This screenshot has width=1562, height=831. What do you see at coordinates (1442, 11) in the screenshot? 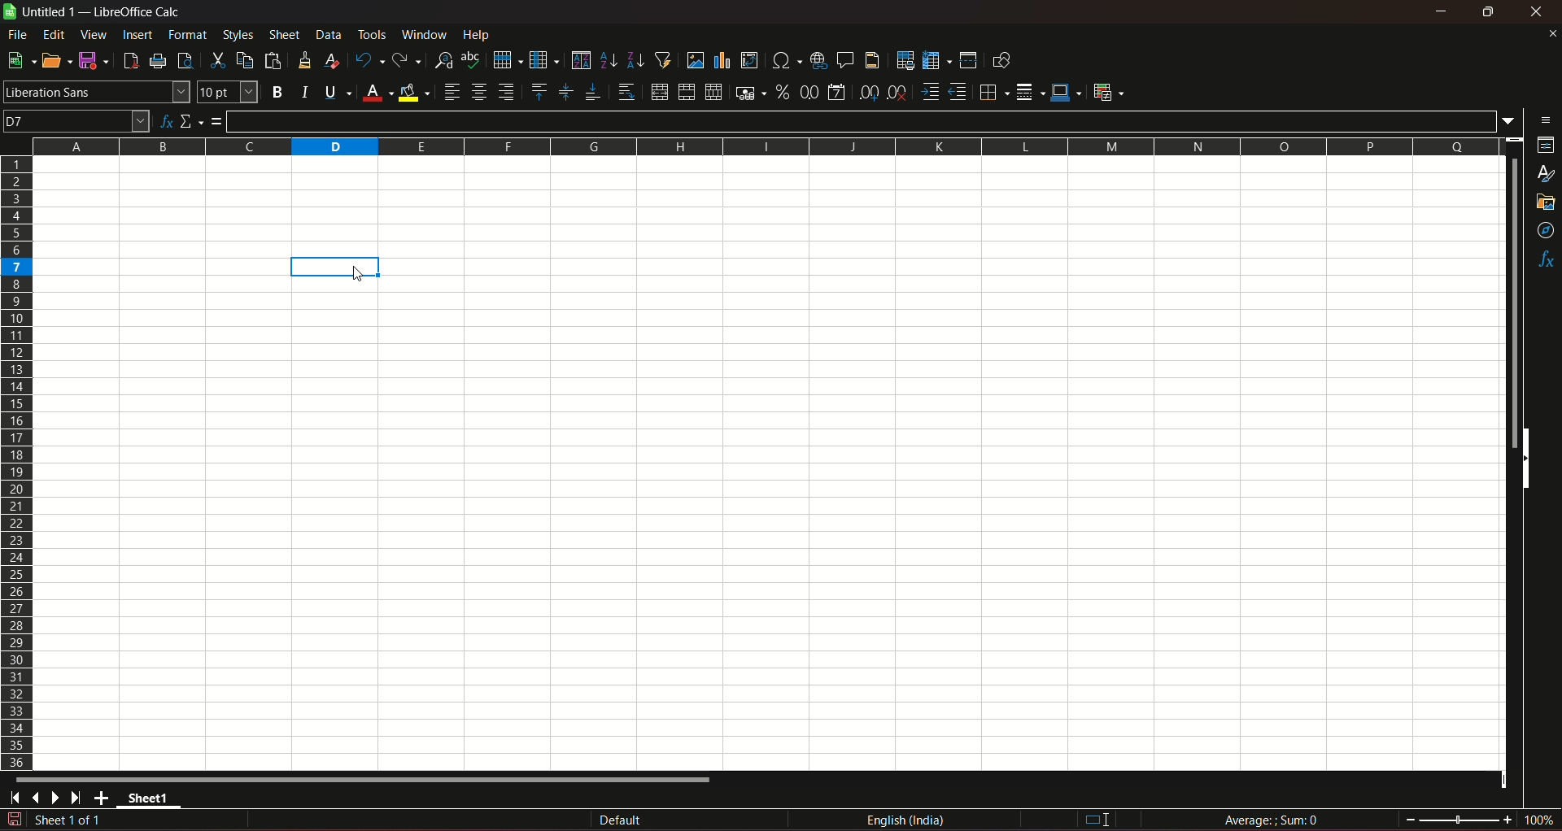
I see `minimize` at bounding box center [1442, 11].